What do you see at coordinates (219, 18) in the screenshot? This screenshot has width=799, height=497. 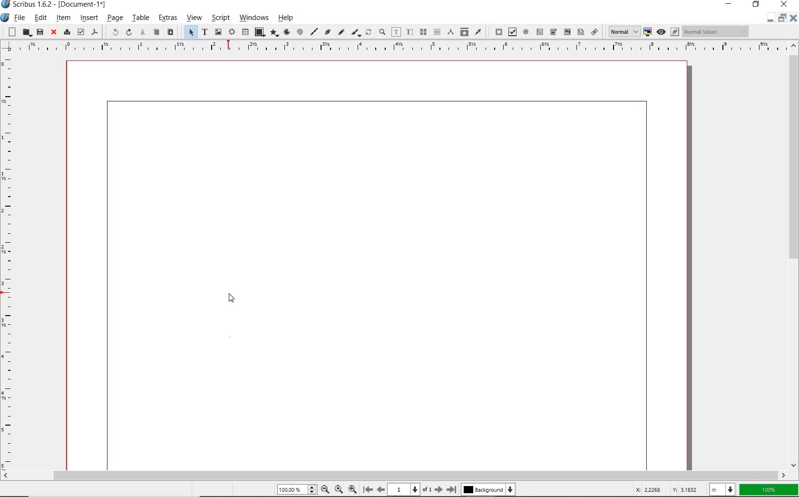 I see `script` at bounding box center [219, 18].